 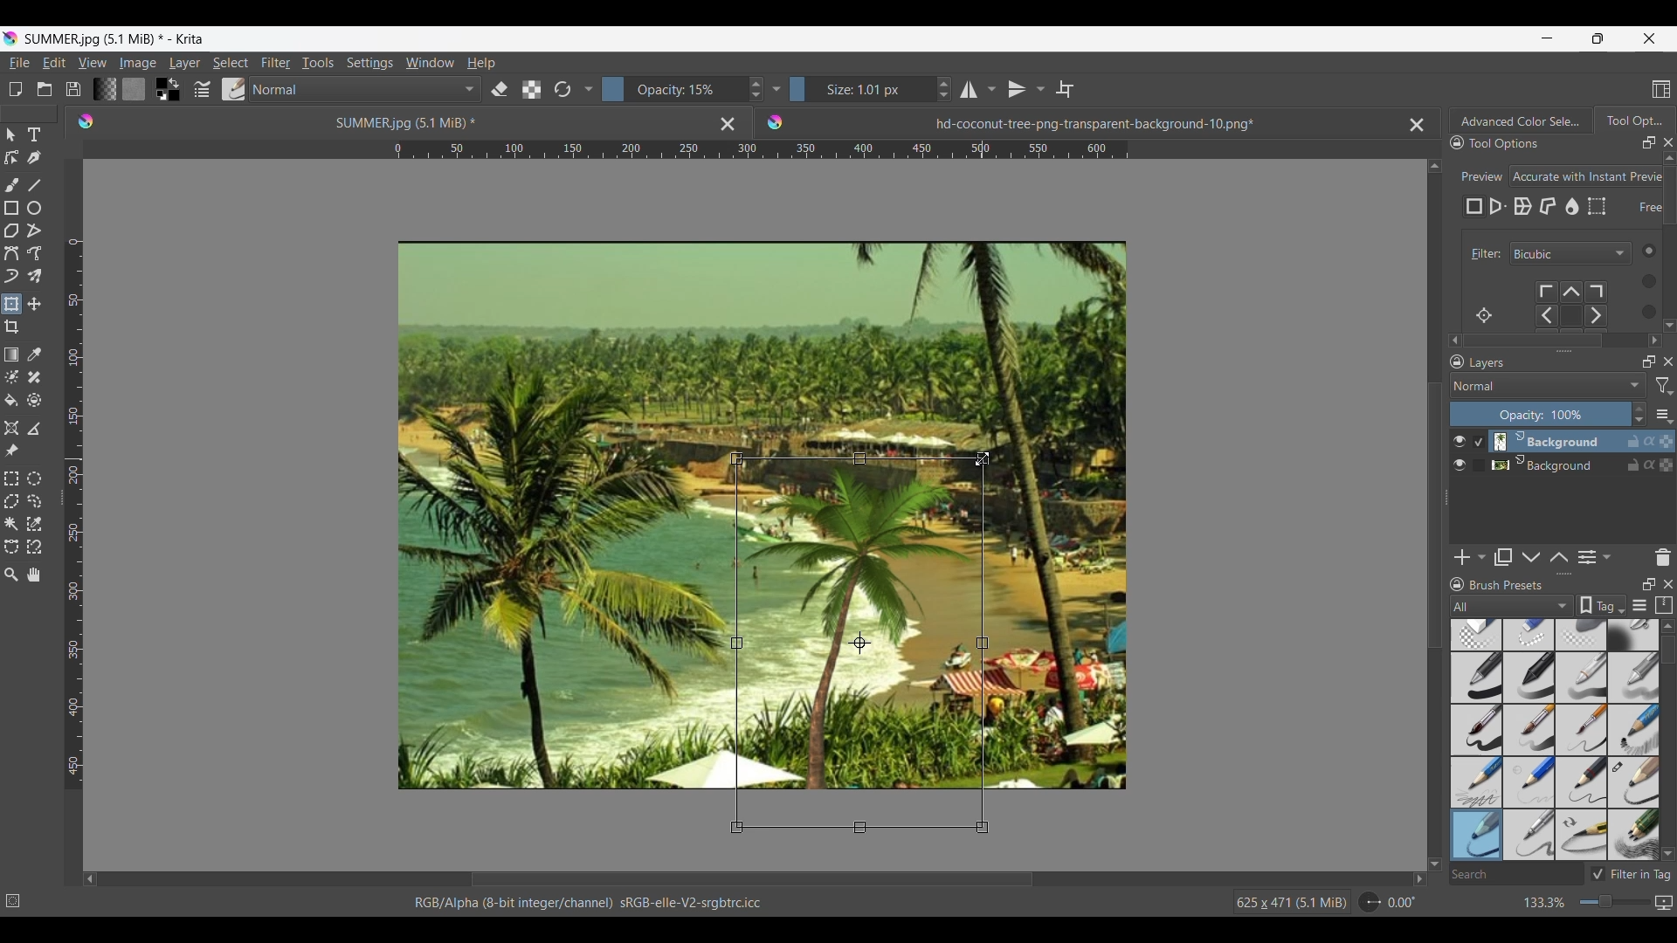 I want to click on Minimize, so click(x=1547, y=38).